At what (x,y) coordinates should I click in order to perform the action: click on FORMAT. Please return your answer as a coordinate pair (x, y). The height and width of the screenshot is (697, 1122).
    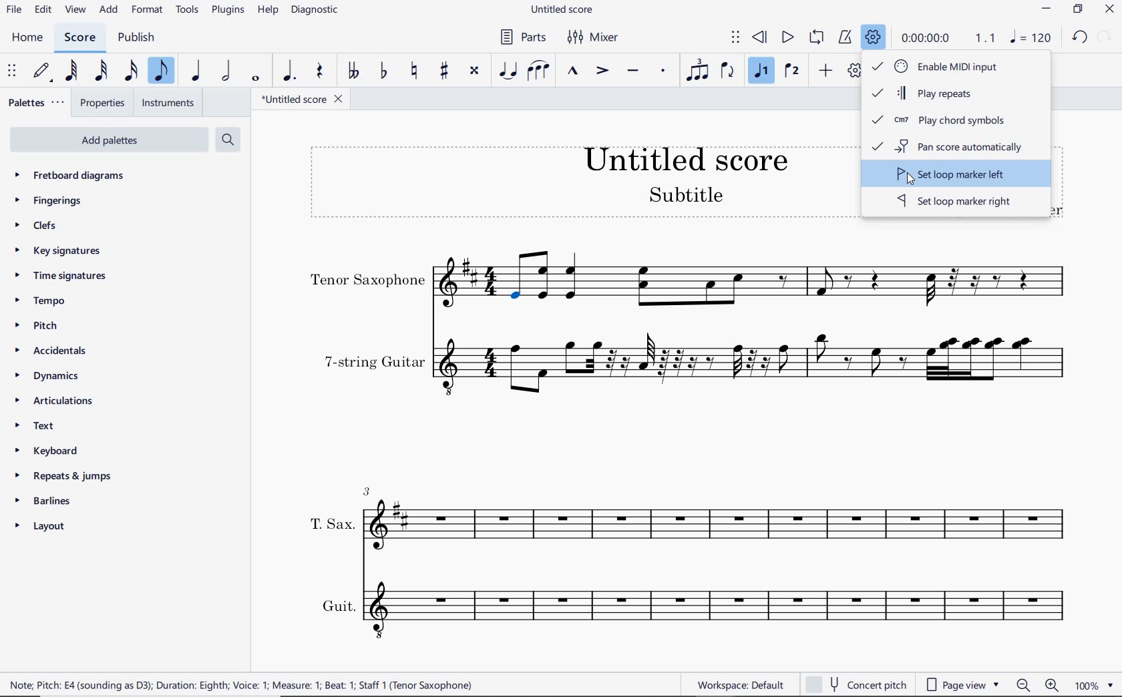
    Looking at the image, I should click on (148, 10).